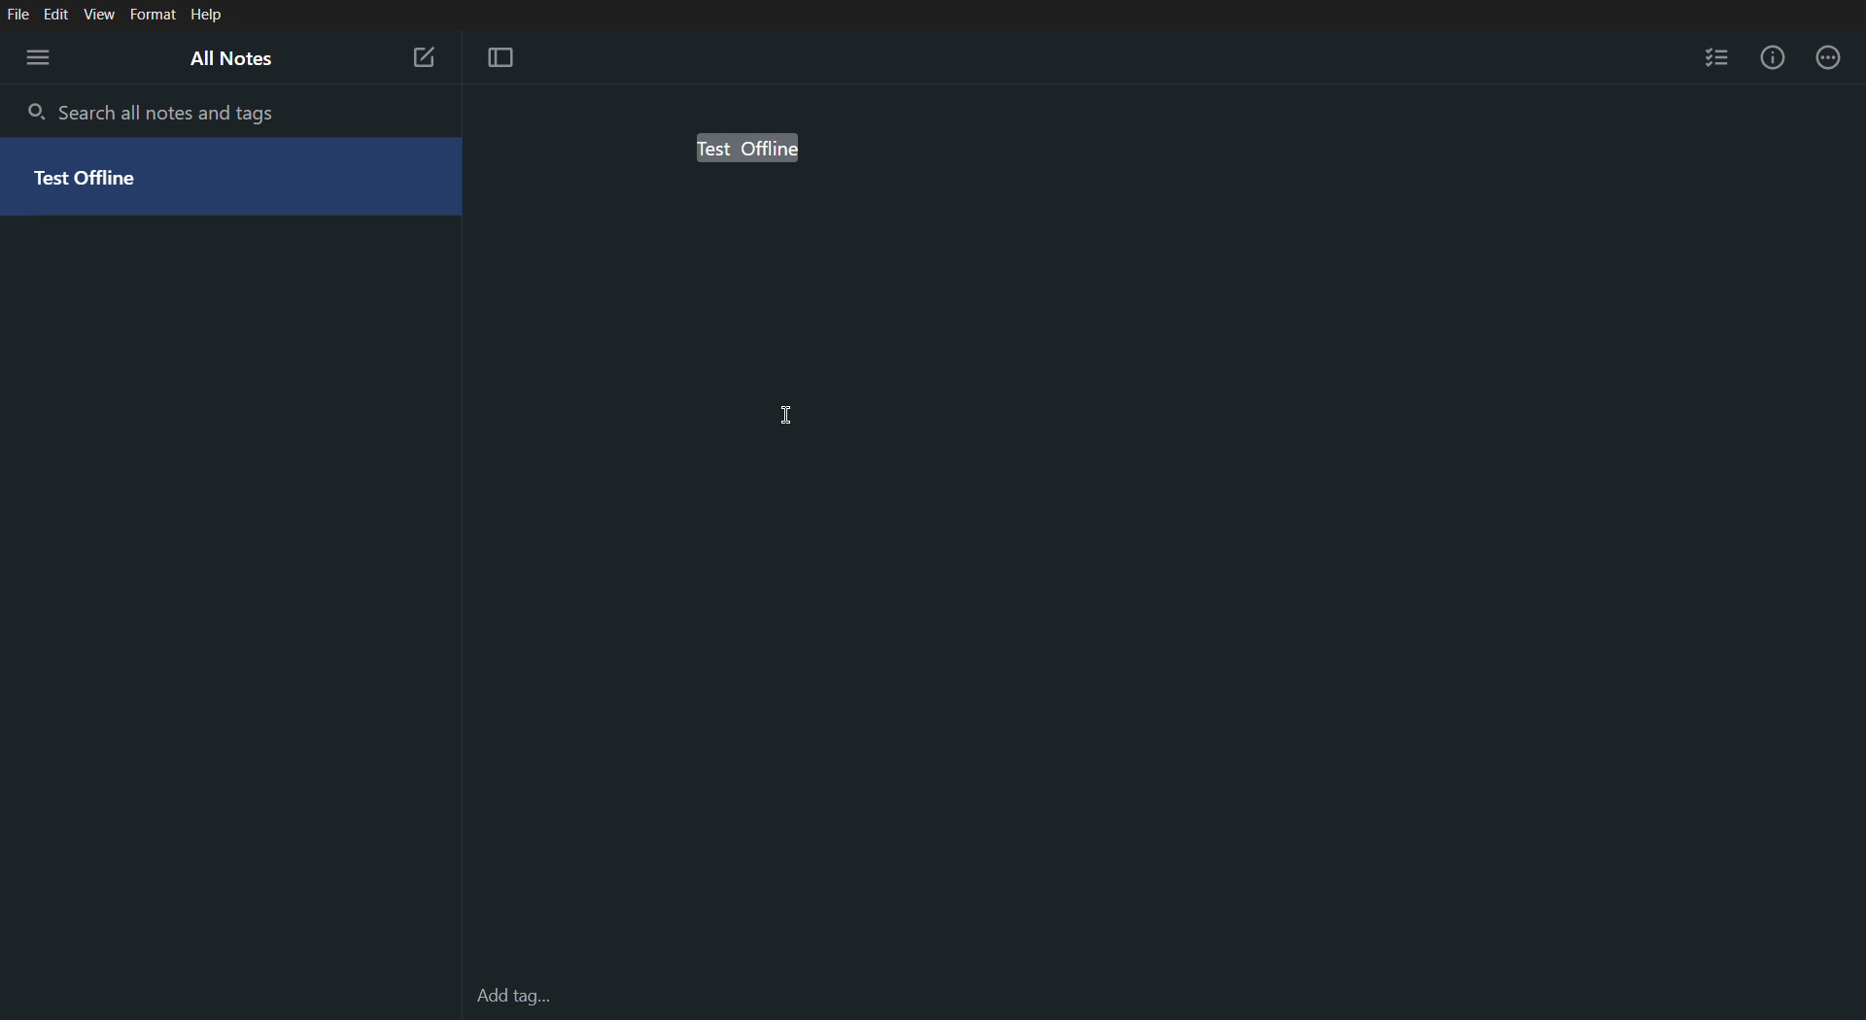 This screenshot has width=1866, height=1020. I want to click on Info, so click(1773, 60).